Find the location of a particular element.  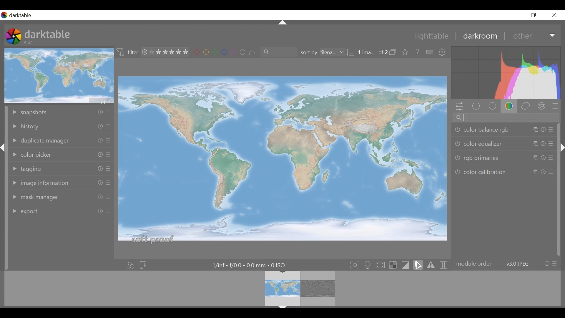

close is located at coordinates (554, 15).